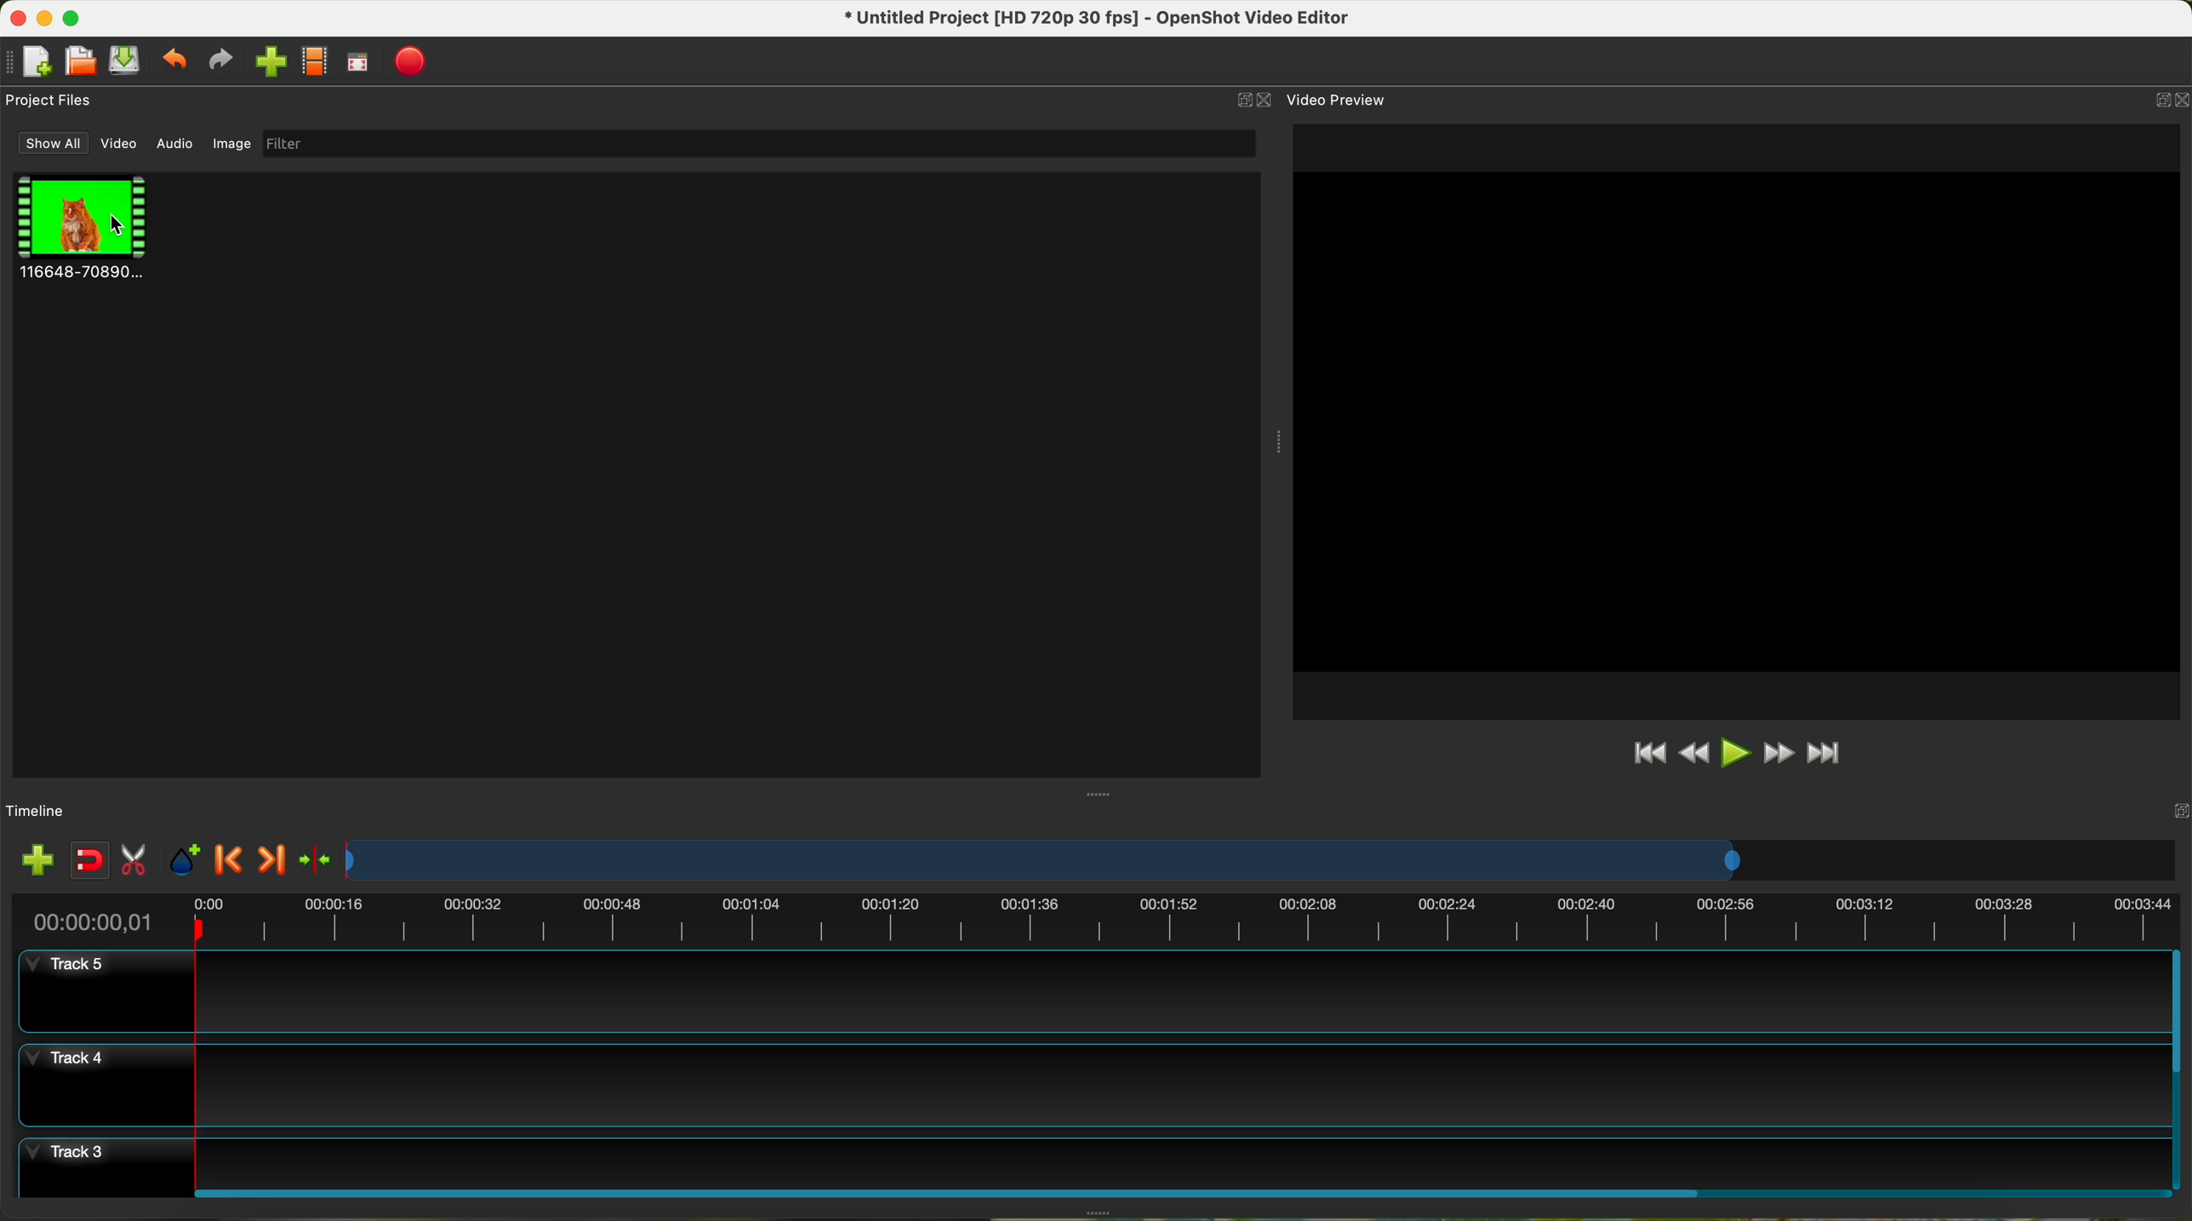 The image size is (2192, 1221). Describe the element at coordinates (37, 812) in the screenshot. I see `timeline` at that location.